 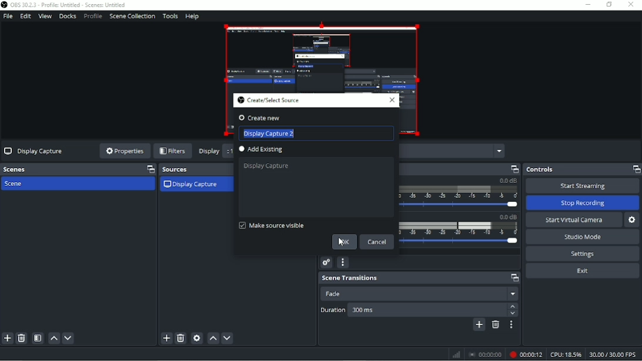 I want to click on OBS 30.2.3 - Profile: Untitled - Scenes: Untitled, so click(x=67, y=5).